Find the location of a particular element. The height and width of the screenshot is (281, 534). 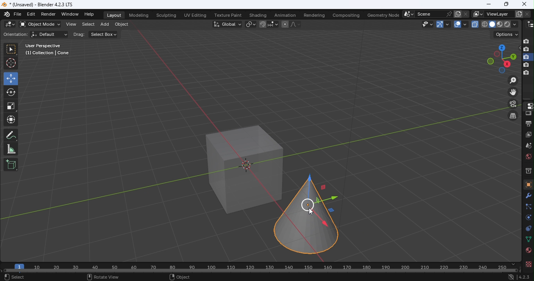

Add is located at coordinates (105, 25).